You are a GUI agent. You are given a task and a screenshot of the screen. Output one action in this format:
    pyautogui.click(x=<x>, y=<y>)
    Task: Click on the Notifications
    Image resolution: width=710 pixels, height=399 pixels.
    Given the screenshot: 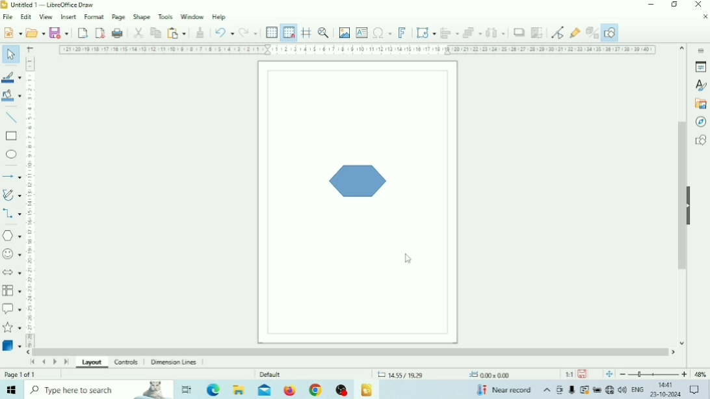 What is the action you would take?
    pyautogui.click(x=694, y=390)
    